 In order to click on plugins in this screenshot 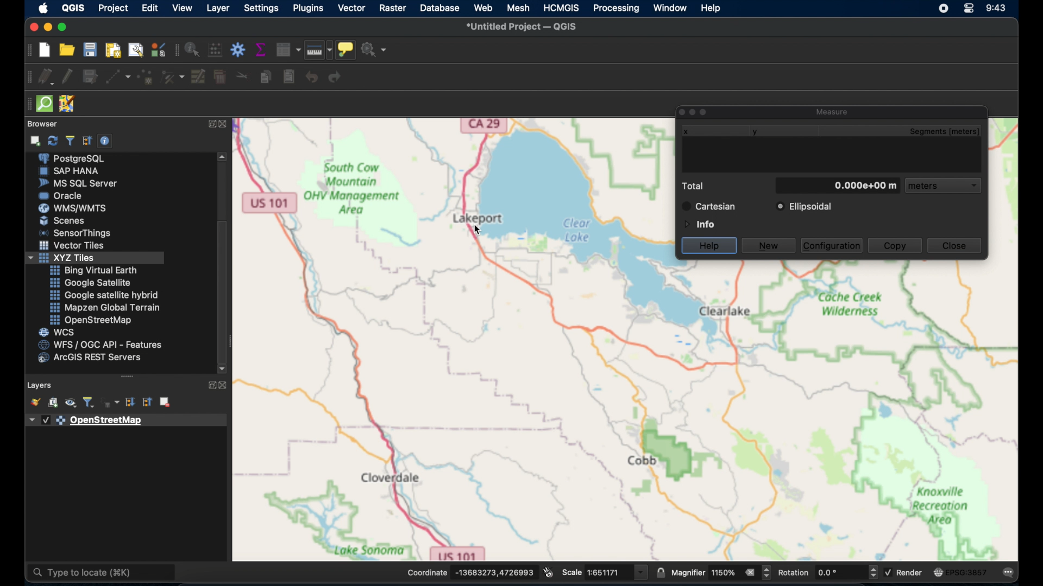, I will do `click(309, 8)`.